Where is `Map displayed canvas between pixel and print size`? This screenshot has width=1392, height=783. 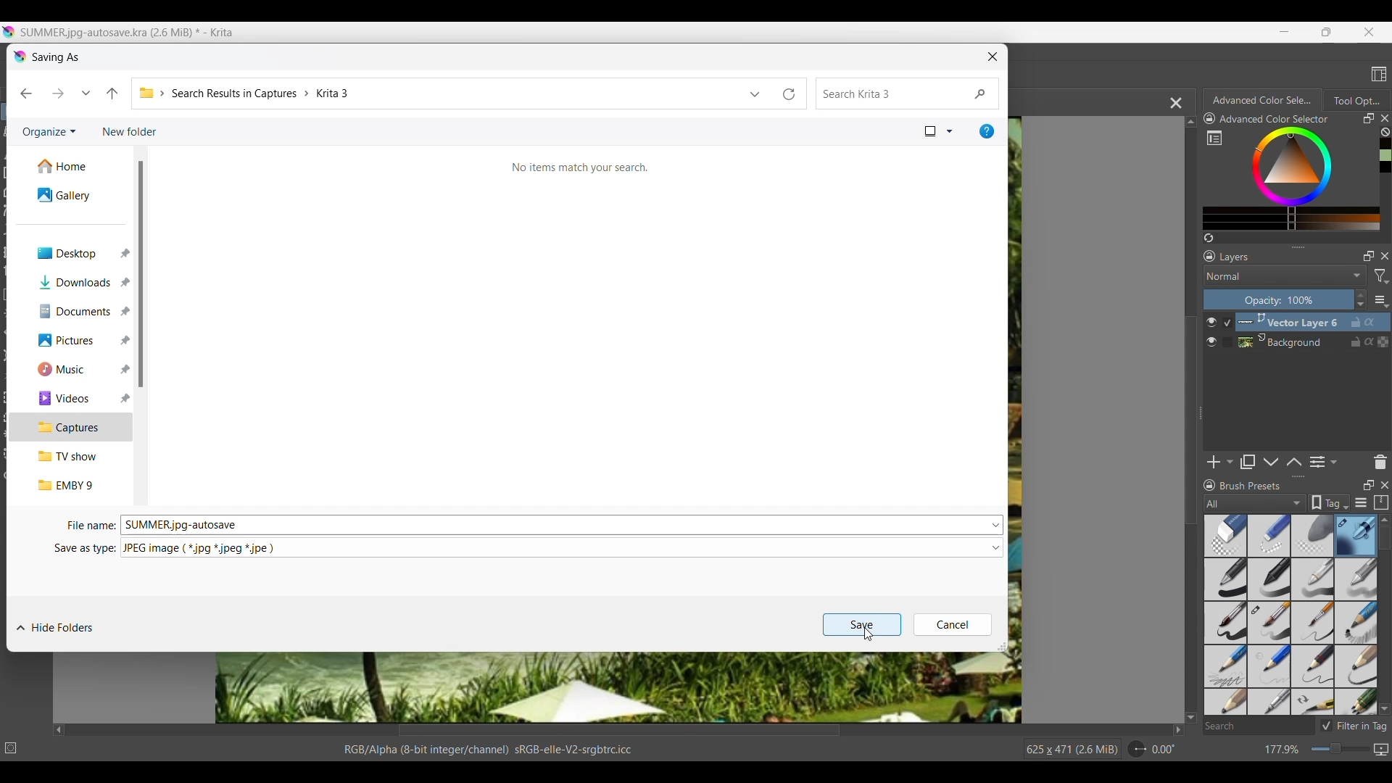 Map displayed canvas between pixel and print size is located at coordinates (1380, 750).